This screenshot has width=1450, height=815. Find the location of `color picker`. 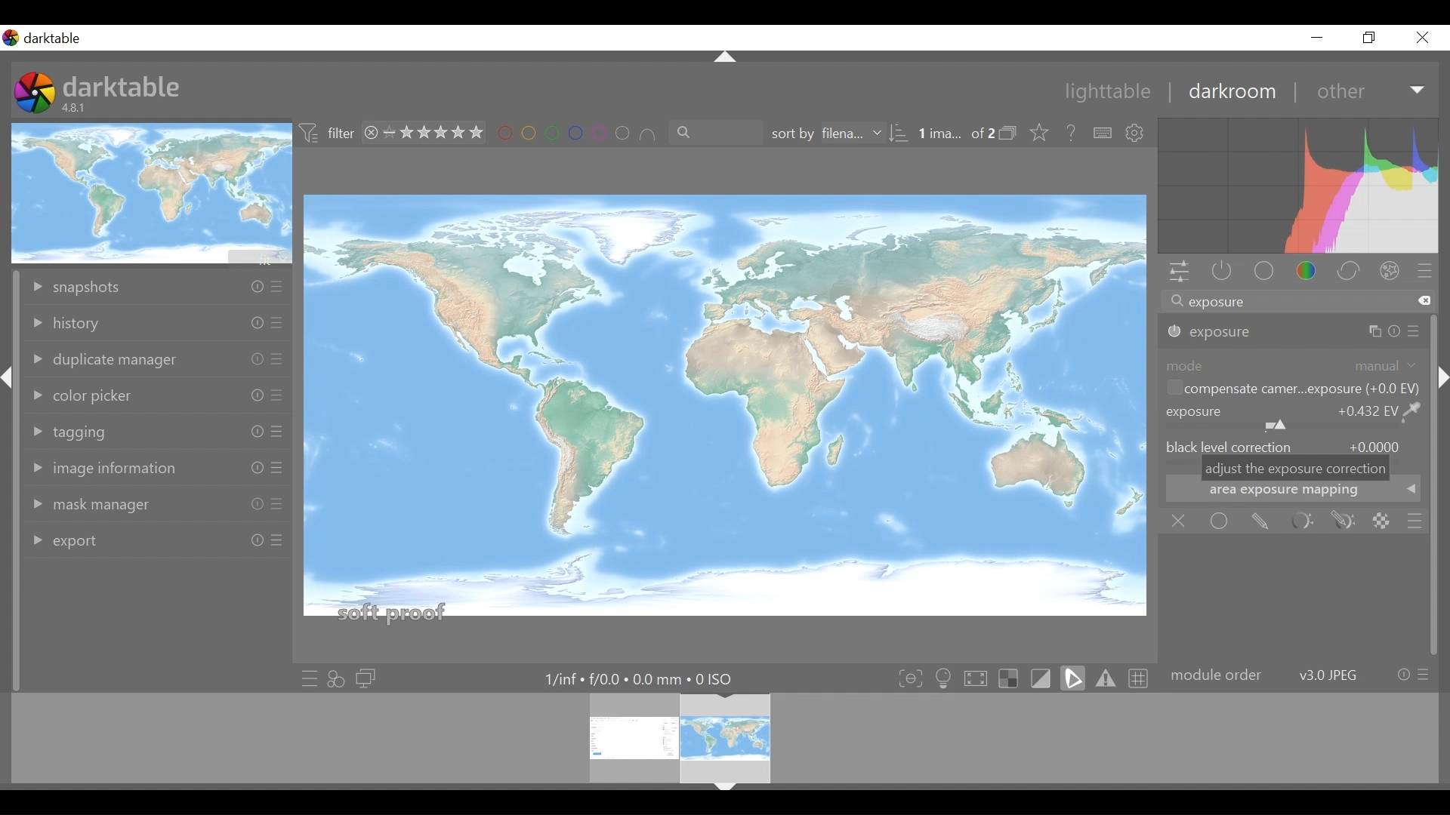

color picker is located at coordinates (89, 395).